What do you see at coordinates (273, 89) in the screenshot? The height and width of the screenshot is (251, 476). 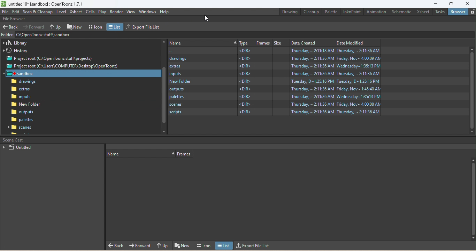 I see `palettes` at bounding box center [273, 89].